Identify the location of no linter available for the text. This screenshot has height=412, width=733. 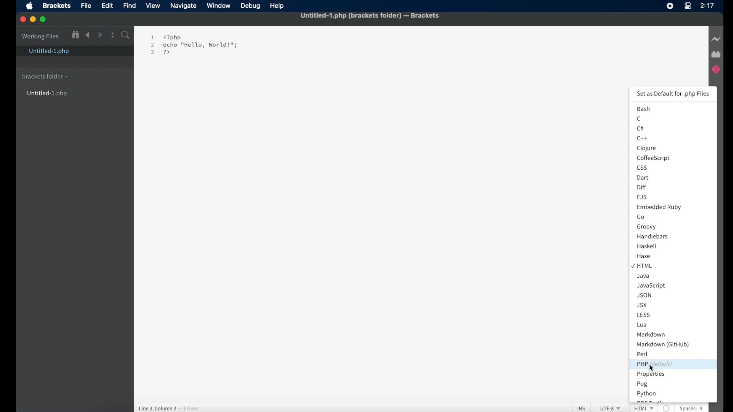
(667, 409).